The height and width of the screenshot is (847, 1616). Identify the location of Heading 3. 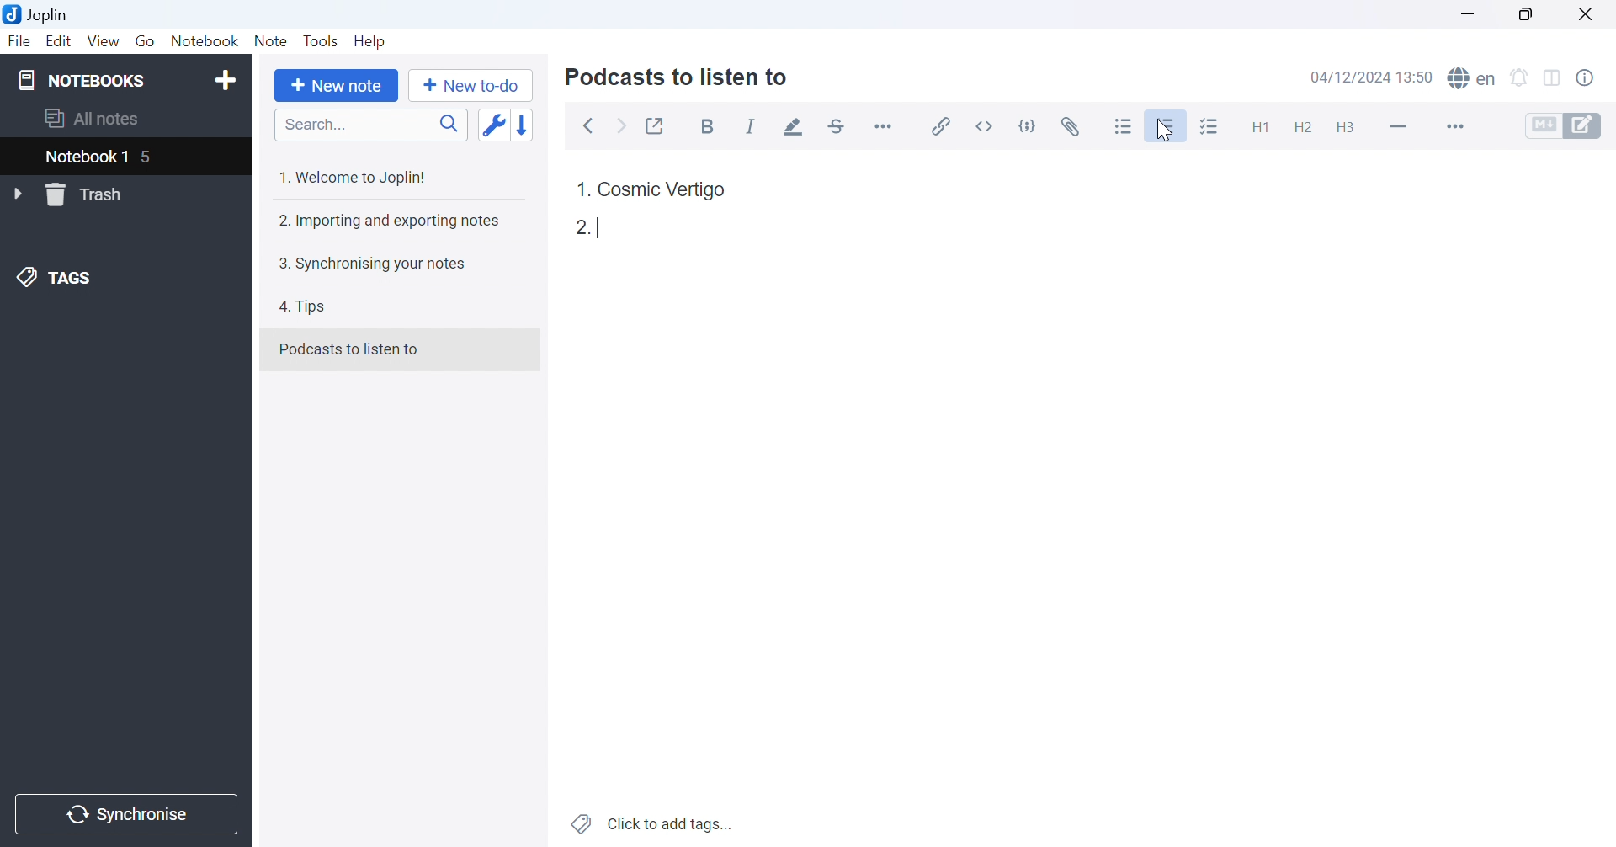
(1347, 128).